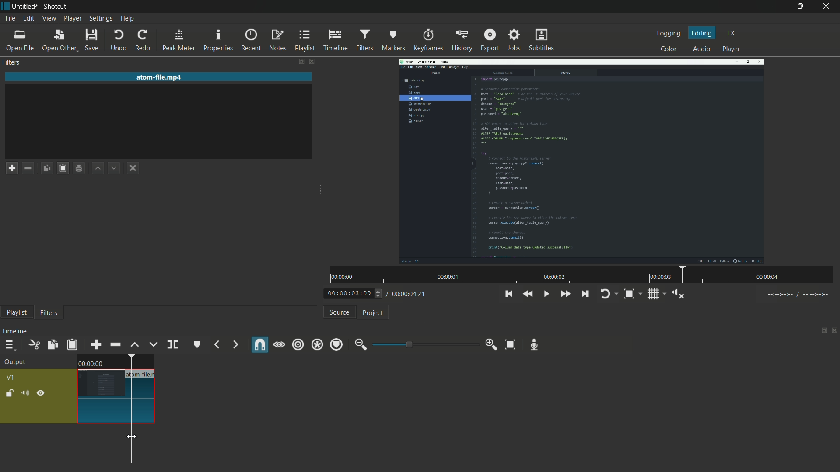 This screenshot has width=840, height=472. What do you see at coordinates (565, 294) in the screenshot?
I see `quickly play forward` at bounding box center [565, 294].